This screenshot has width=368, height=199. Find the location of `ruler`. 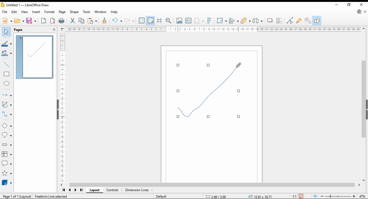

ruler is located at coordinates (212, 29).